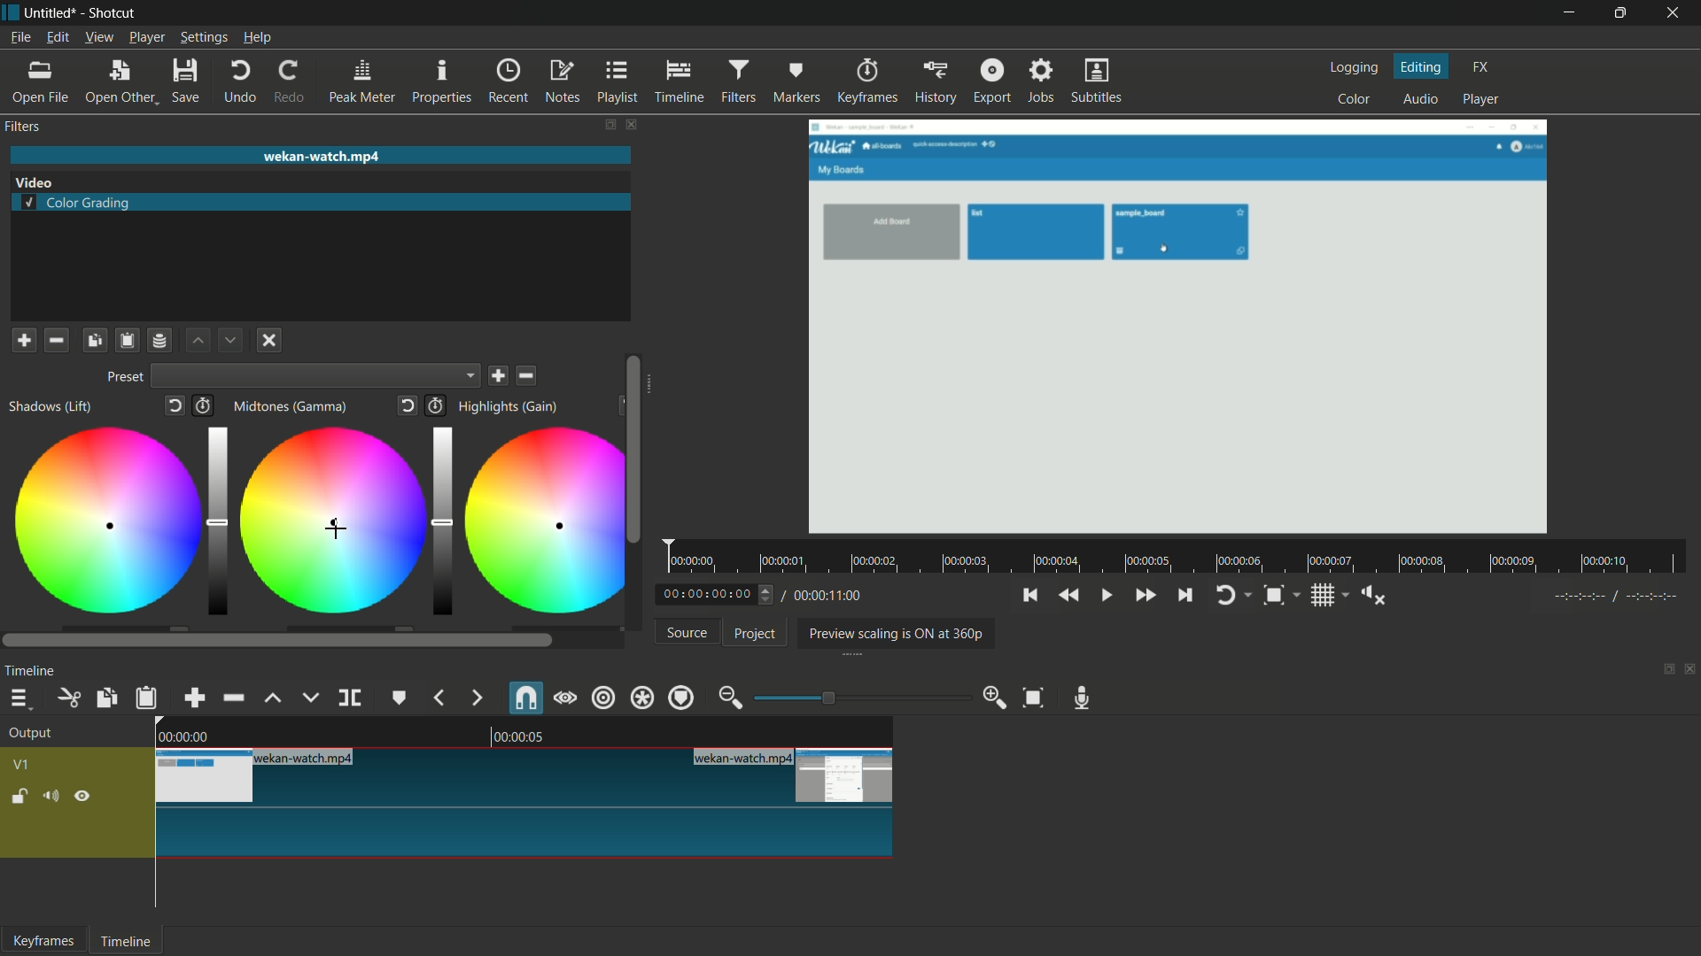  Describe the element at coordinates (510, 407) in the screenshot. I see `highlights(gain)` at that location.